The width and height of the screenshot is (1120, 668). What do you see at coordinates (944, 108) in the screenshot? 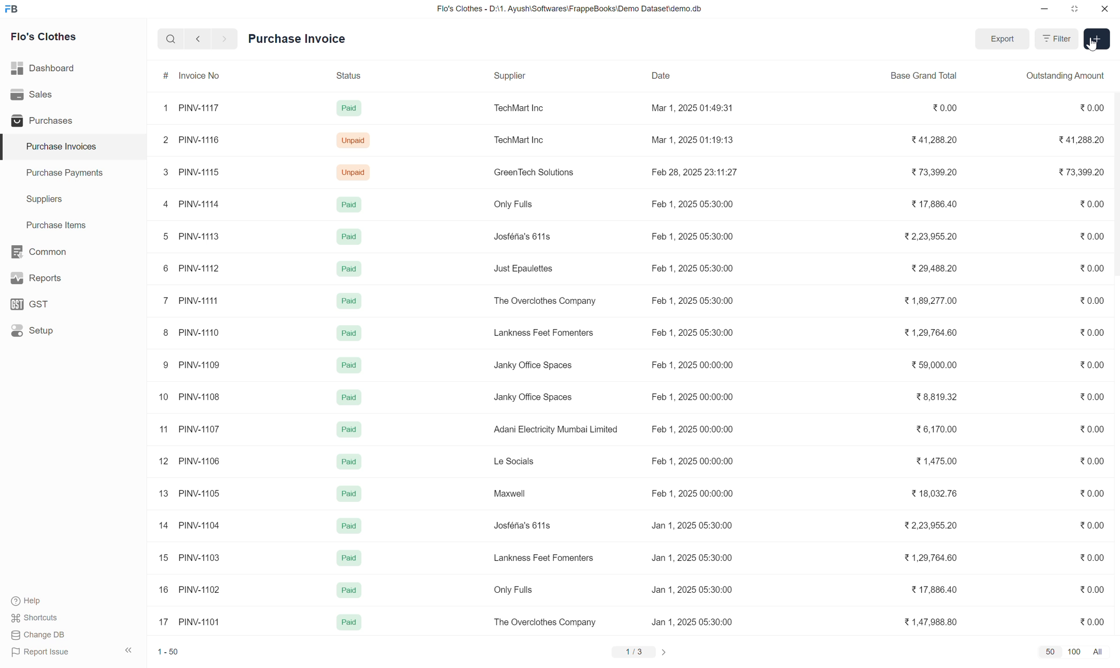
I see `0.00` at bounding box center [944, 108].